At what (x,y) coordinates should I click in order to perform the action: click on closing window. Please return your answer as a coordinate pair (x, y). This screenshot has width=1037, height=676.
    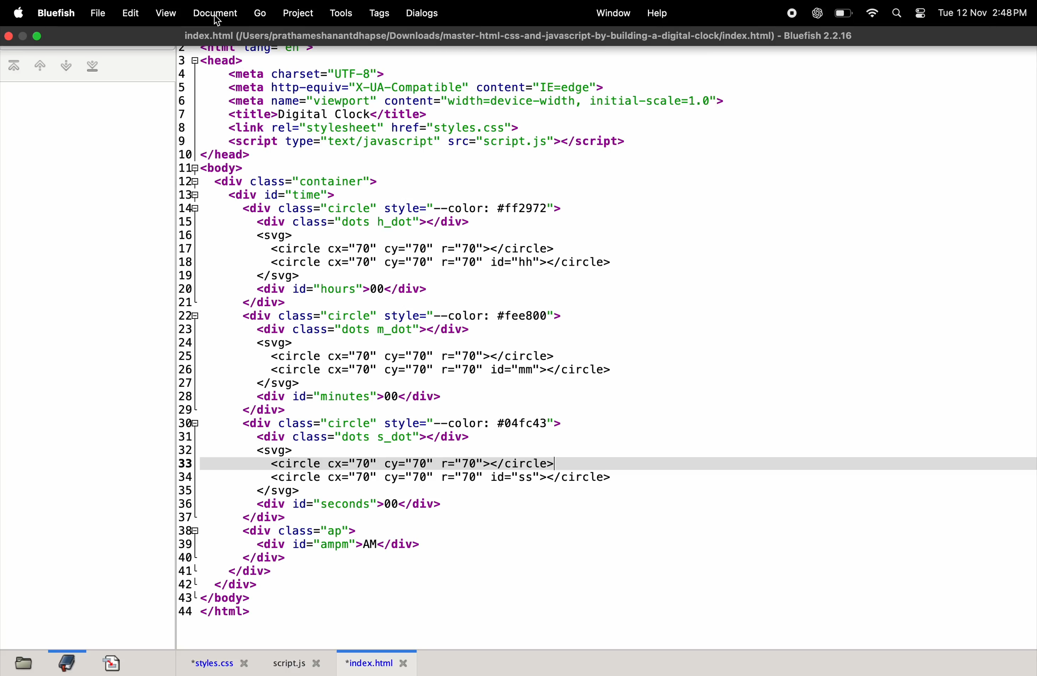
    Looking at the image, I should click on (10, 36).